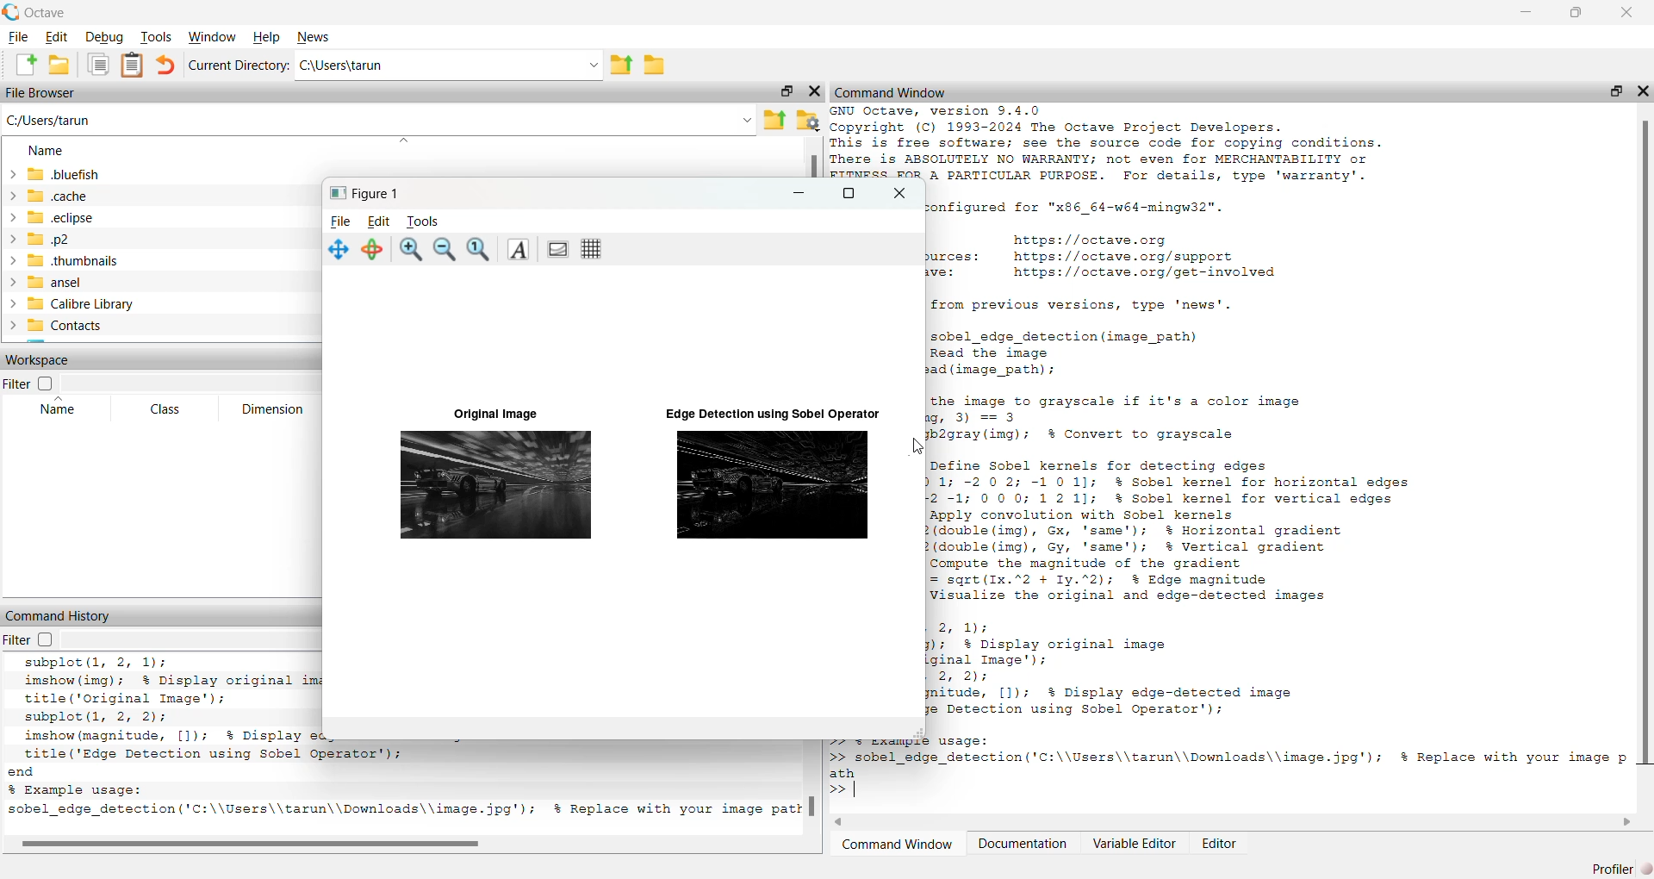 Image resolution: width=1654 pixels, height=879 pixels. What do you see at coordinates (43, 93) in the screenshot?
I see `File Browser` at bounding box center [43, 93].